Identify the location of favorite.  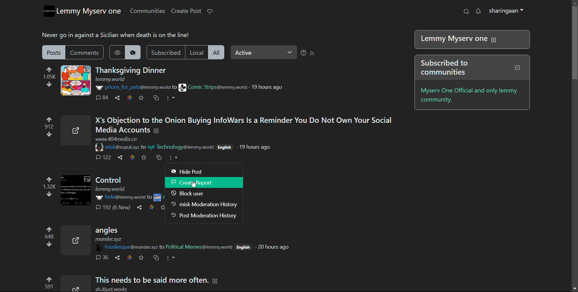
(141, 98).